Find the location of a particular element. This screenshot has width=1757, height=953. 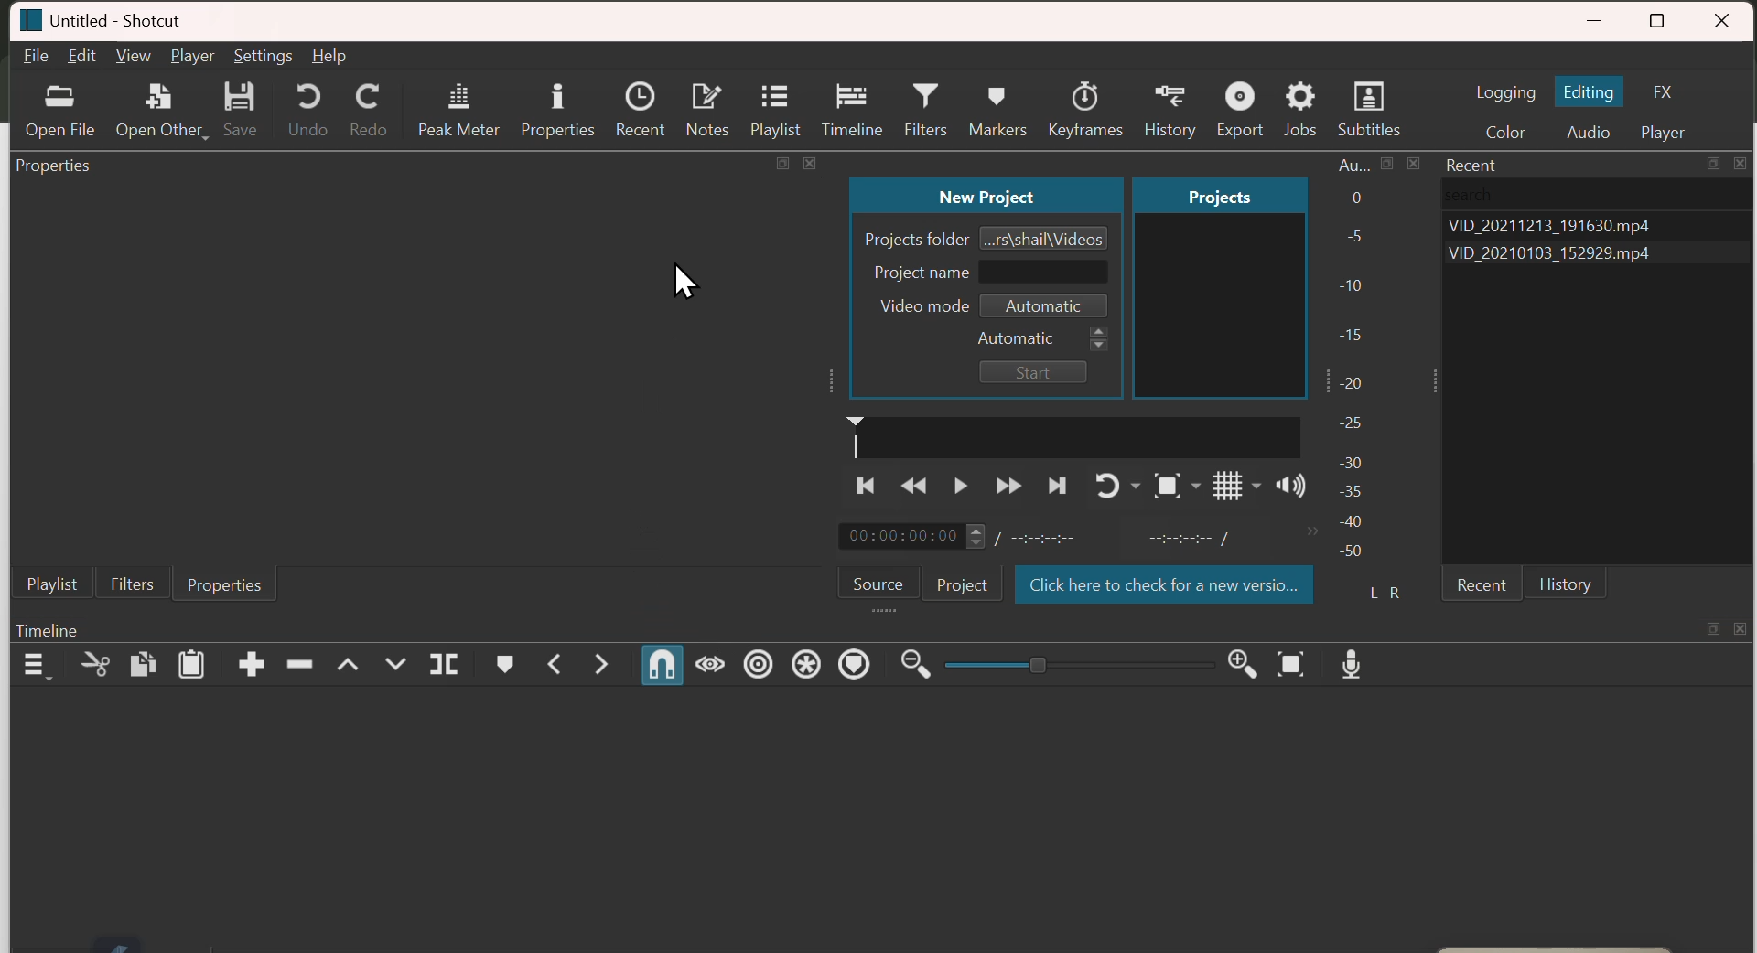

Drag Handle is located at coordinates (886, 610).